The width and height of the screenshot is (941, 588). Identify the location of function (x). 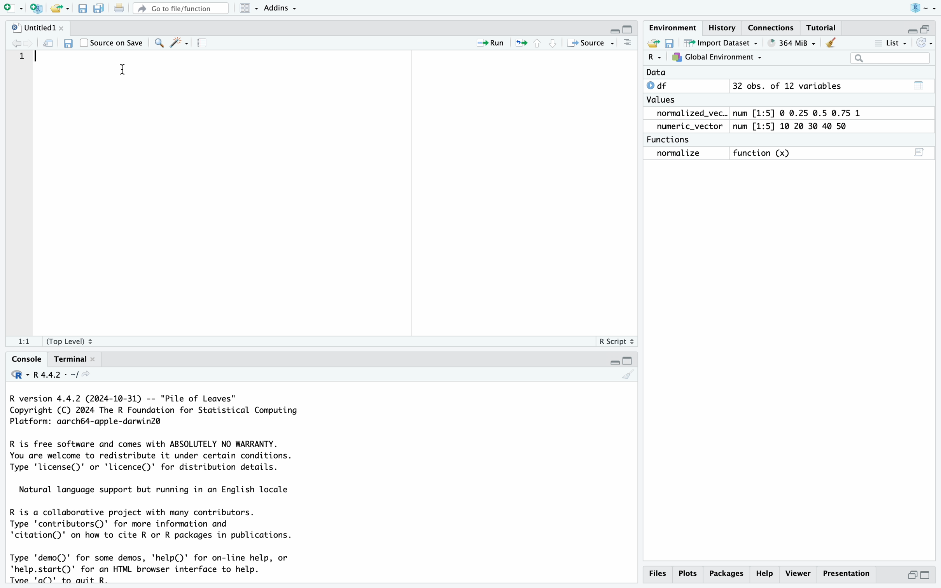
(764, 154).